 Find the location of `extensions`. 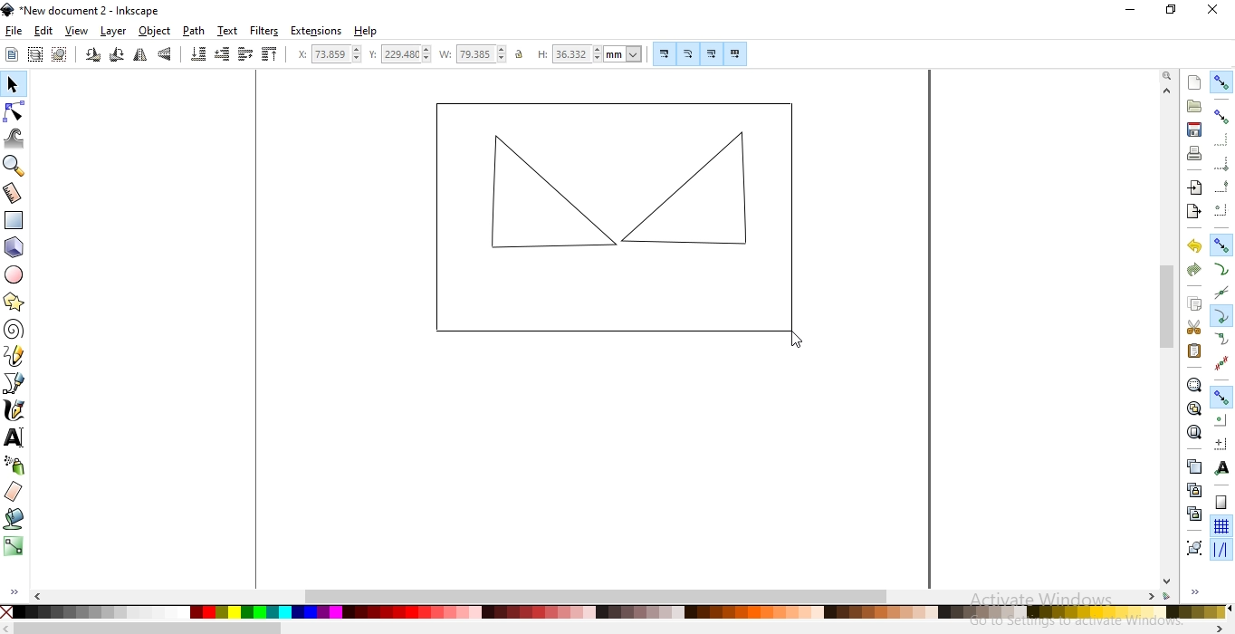

extensions is located at coordinates (317, 32).